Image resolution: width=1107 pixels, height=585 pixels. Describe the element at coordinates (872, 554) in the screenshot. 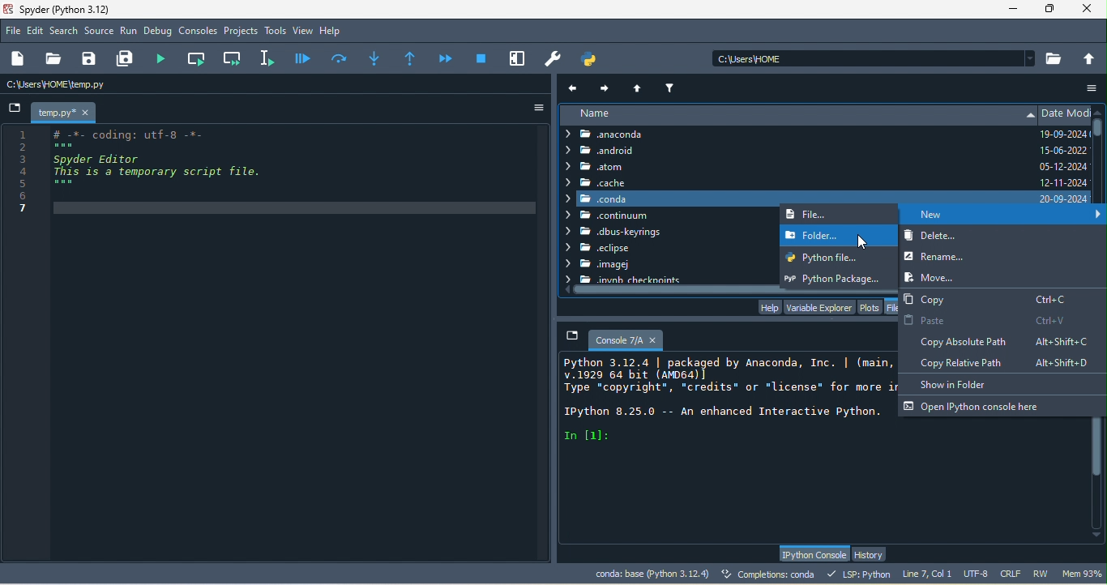

I see `history` at that location.